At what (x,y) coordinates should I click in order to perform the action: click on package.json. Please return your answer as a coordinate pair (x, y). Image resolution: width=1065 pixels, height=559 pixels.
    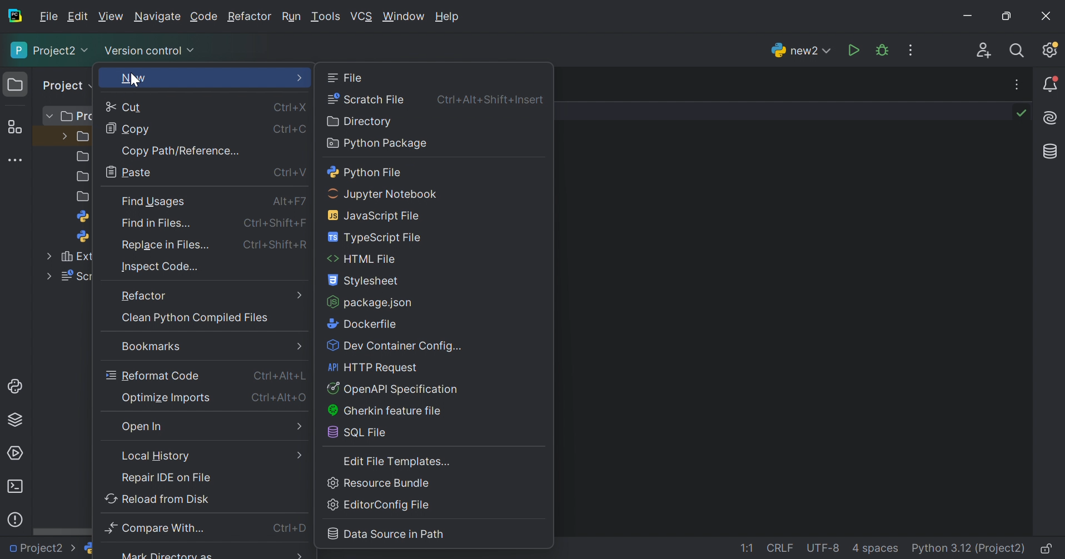
    Looking at the image, I should click on (370, 302).